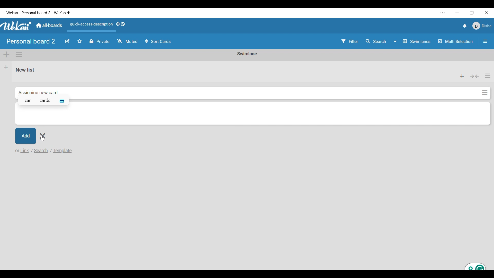  I want to click on Collapse, so click(475, 76).